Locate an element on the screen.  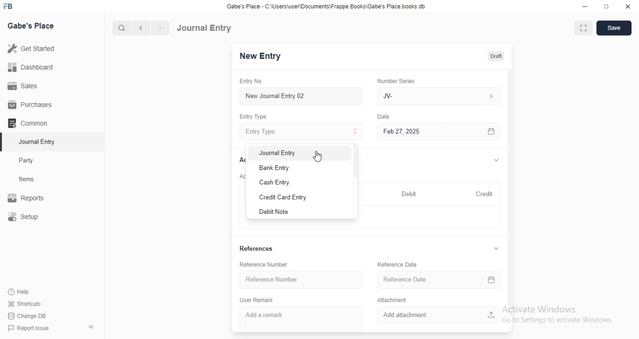
‘Gabe's Place - C Wsers\userDocuments\Frappe Books\Gabe's Place books db is located at coordinates (329, 5).